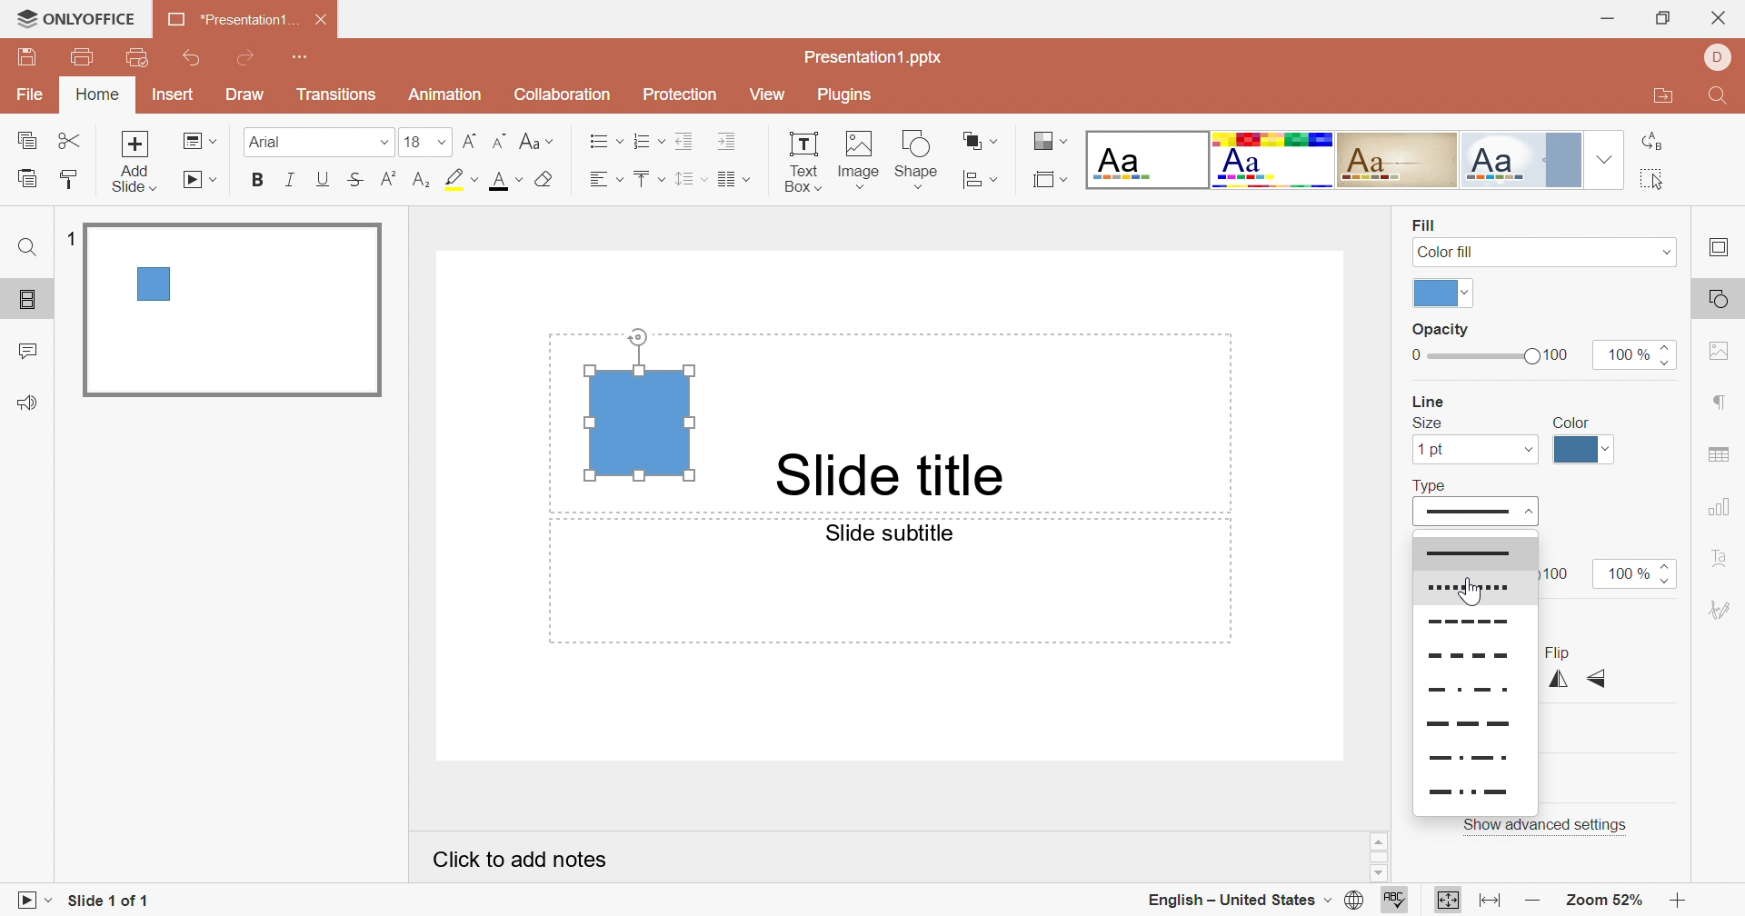 The height and width of the screenshot is (916, 1745). What do you see at coordinates (236, 312) in the screenshot?
I see `Slide 1` at bounding box center [236, 312].